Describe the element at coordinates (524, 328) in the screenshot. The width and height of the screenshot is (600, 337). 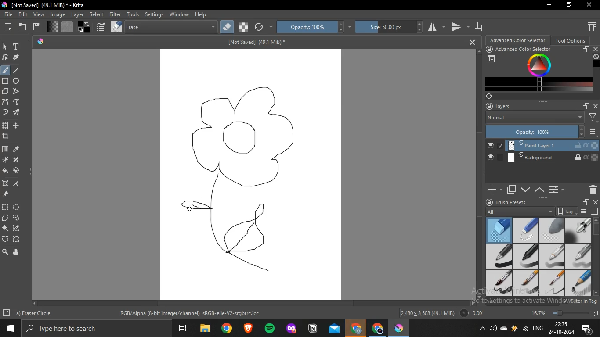
I see `Network` at that location.